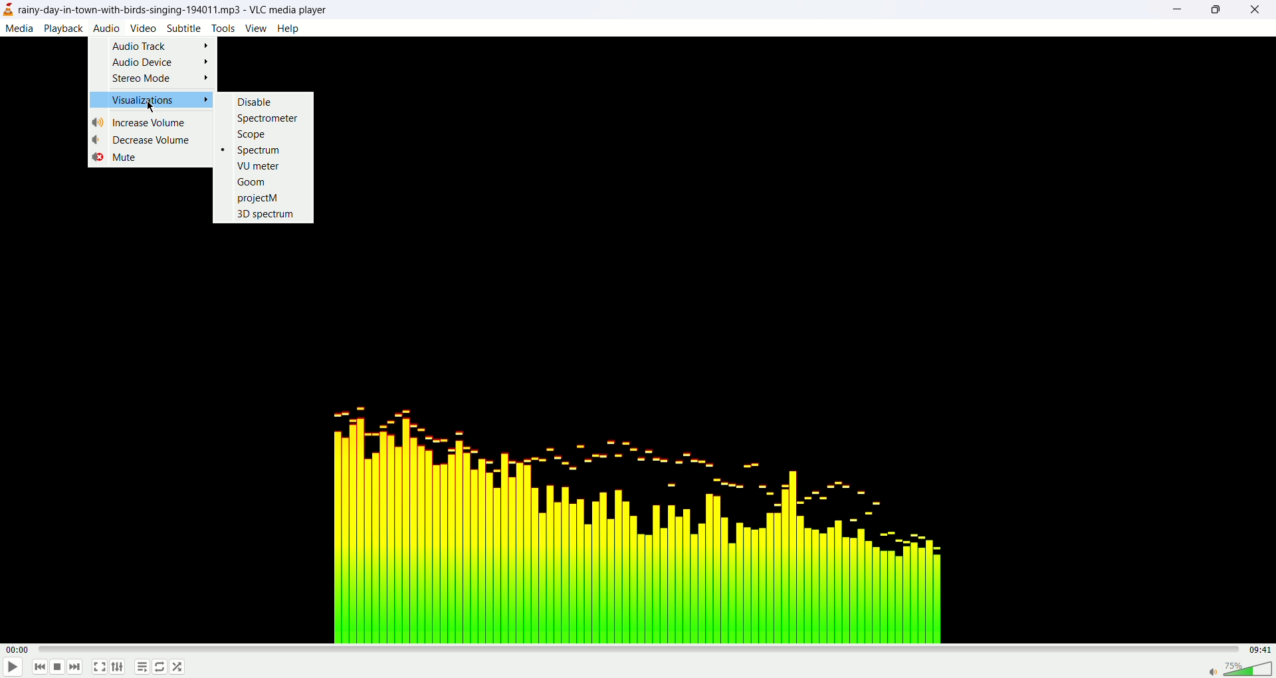 The image size is (1276, 678). What do you see at coordinates (64, 29) in the screenshot?
I see `playback` at bounding box center [64, 29].